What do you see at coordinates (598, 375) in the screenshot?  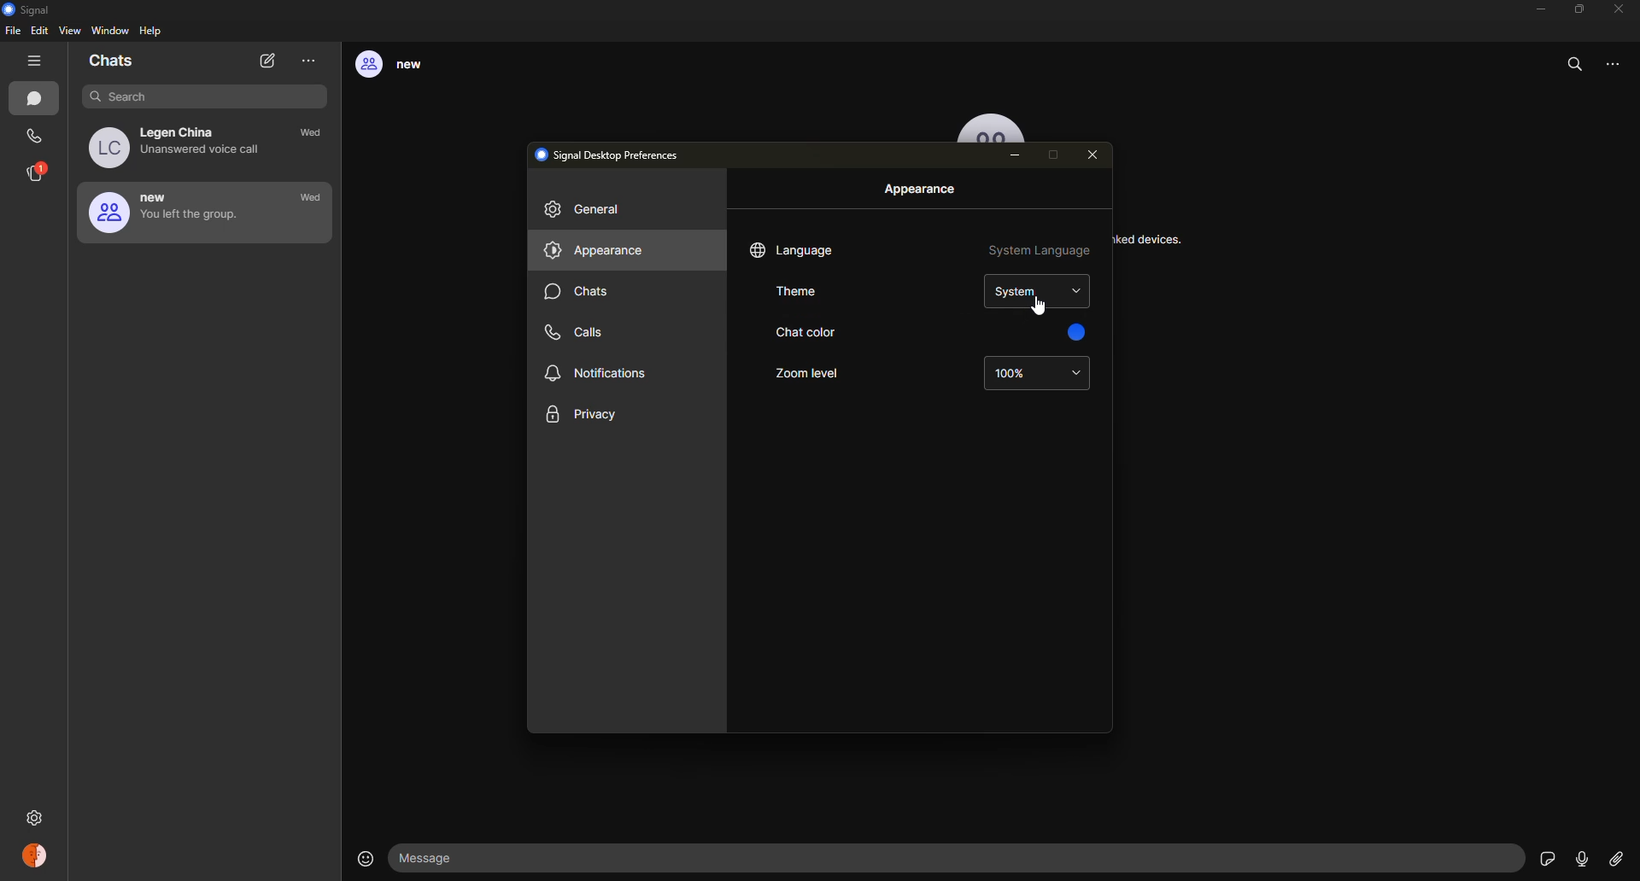 I see `notifications` at bounding box center [598, 375].